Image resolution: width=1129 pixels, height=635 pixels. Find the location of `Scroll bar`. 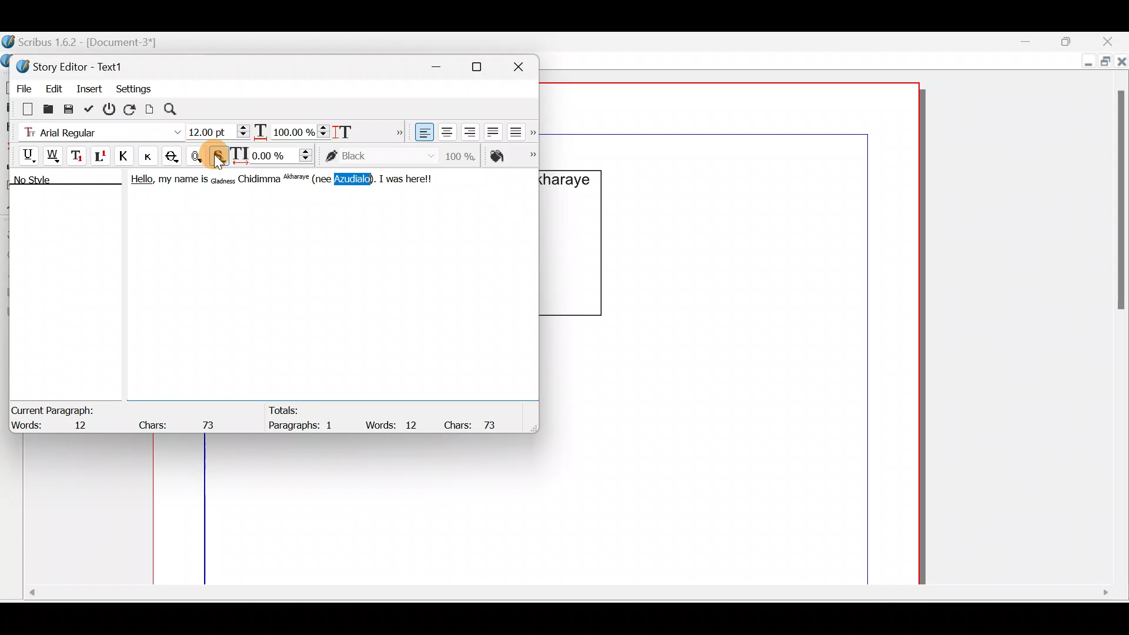

Scroll bar is located at coordinates (1117, 321).